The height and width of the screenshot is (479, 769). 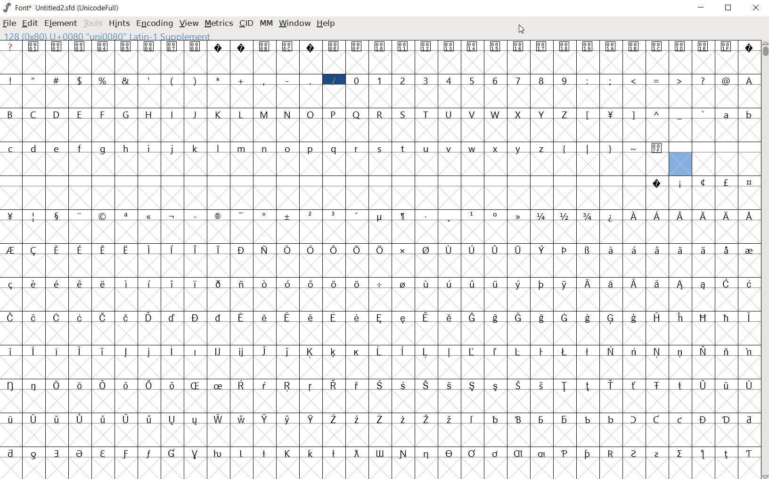 What do you see at coordinates (57, 47) in the screenshot?
I see `glyph` at bounding box center [57, 47].